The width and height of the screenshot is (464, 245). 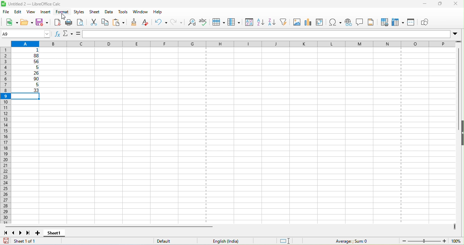 What do you see at coordinates (140, 13) in the screenshot?
I see `window` at bounding box center [140, 13].